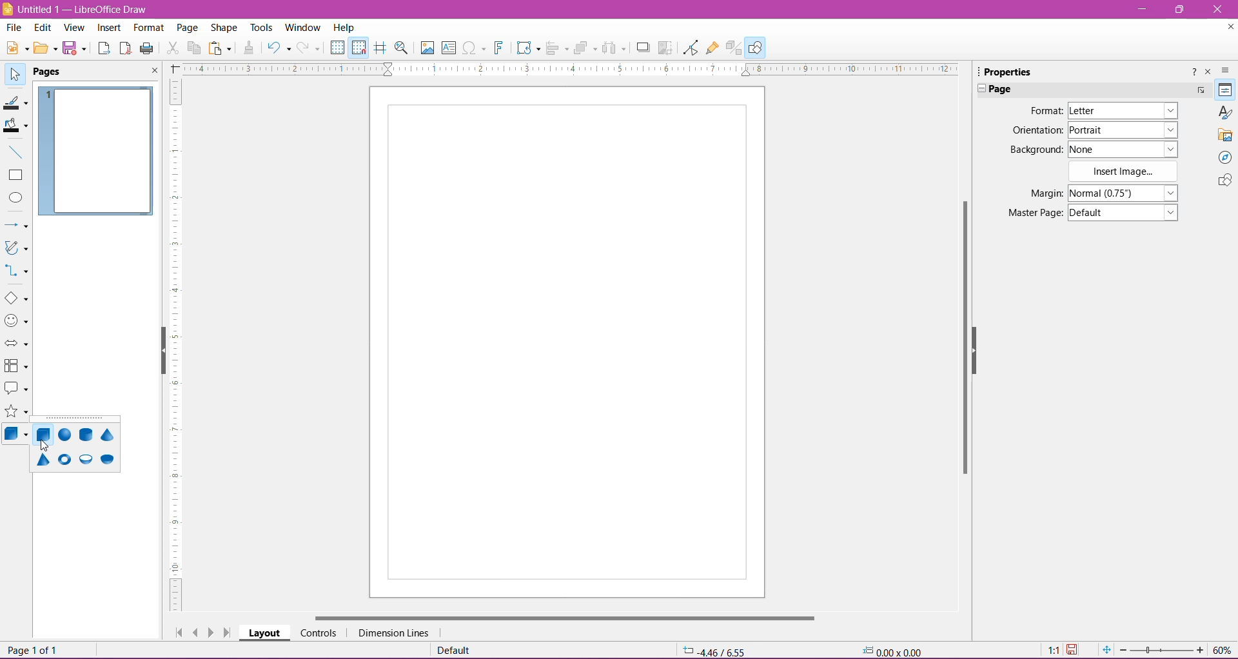 The image size is (1238, 659). Describe the element at coordinates (1006, 90) in the screenshot. I see `Page` at that location.